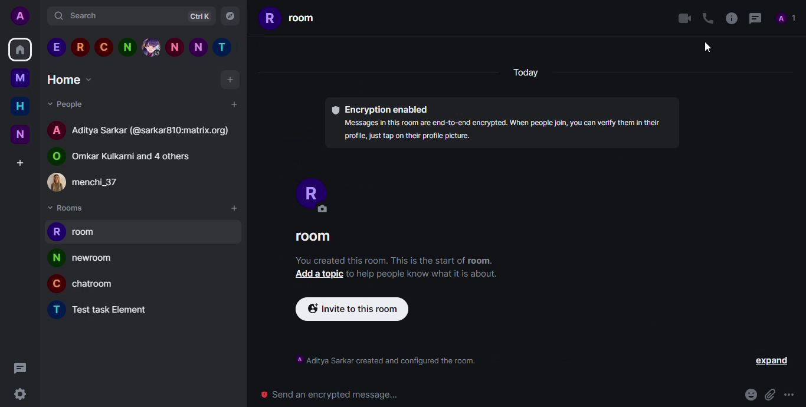 The height and width of the screenshot is (407, 806). Describe the element at coordinates (379, 110) in the screenshot. I see `encryption enabled` at that location.